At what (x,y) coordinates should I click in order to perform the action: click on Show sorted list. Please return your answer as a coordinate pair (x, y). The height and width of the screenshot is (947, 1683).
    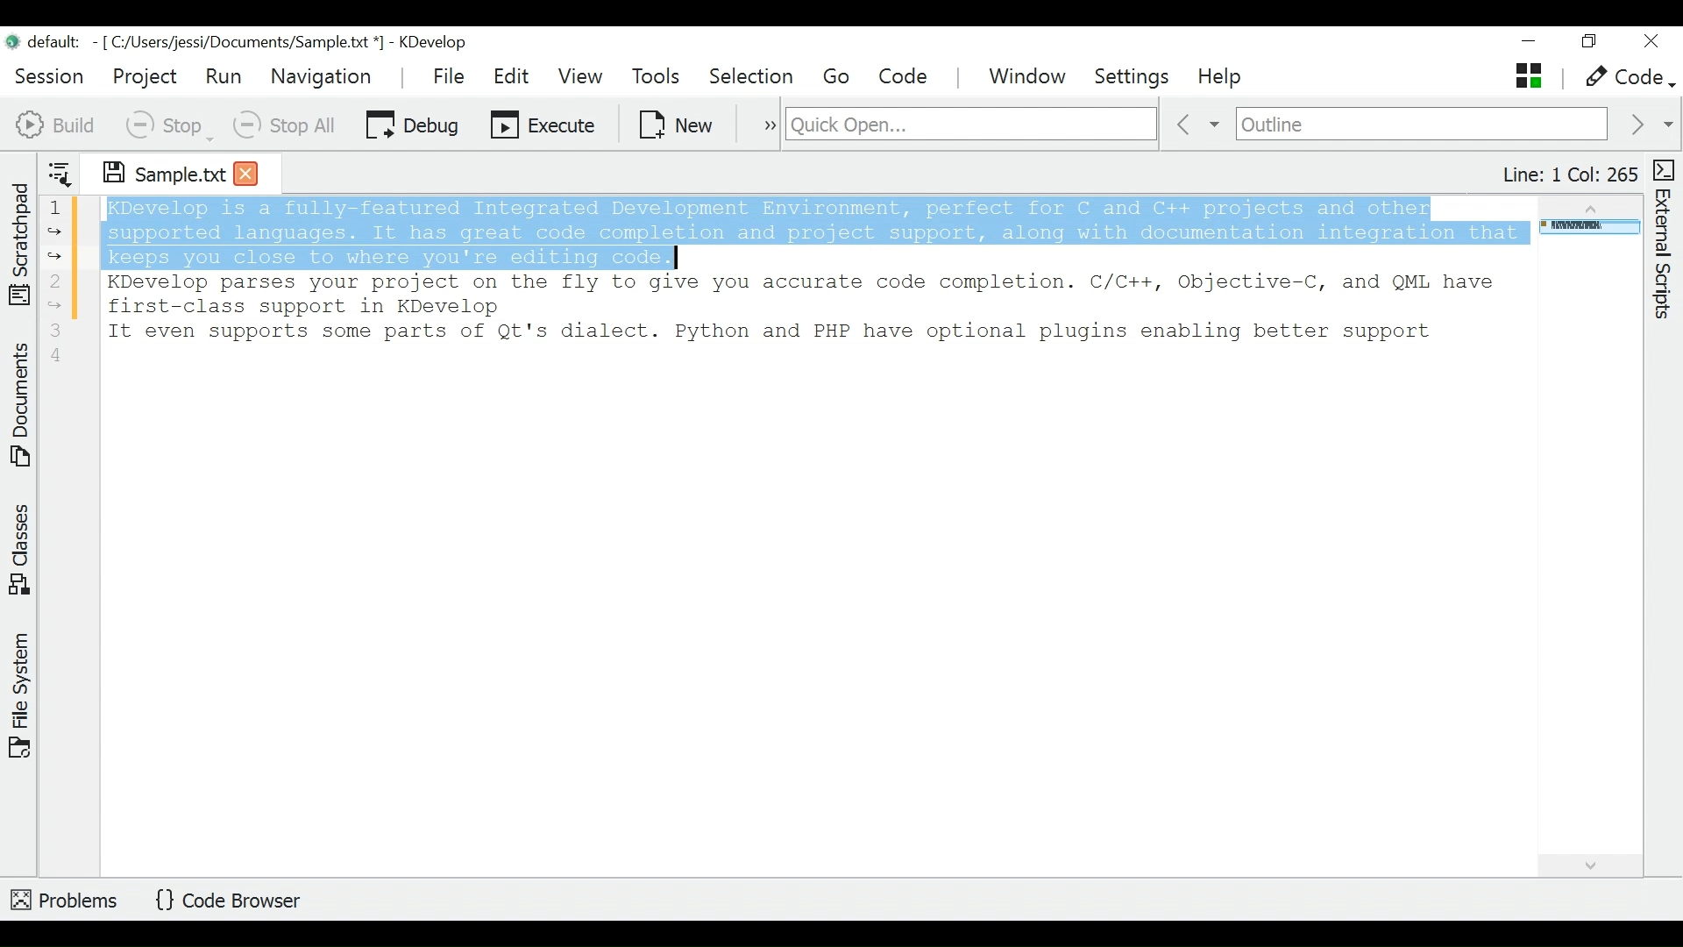
    Looking at the image, I should click on (60, 170).